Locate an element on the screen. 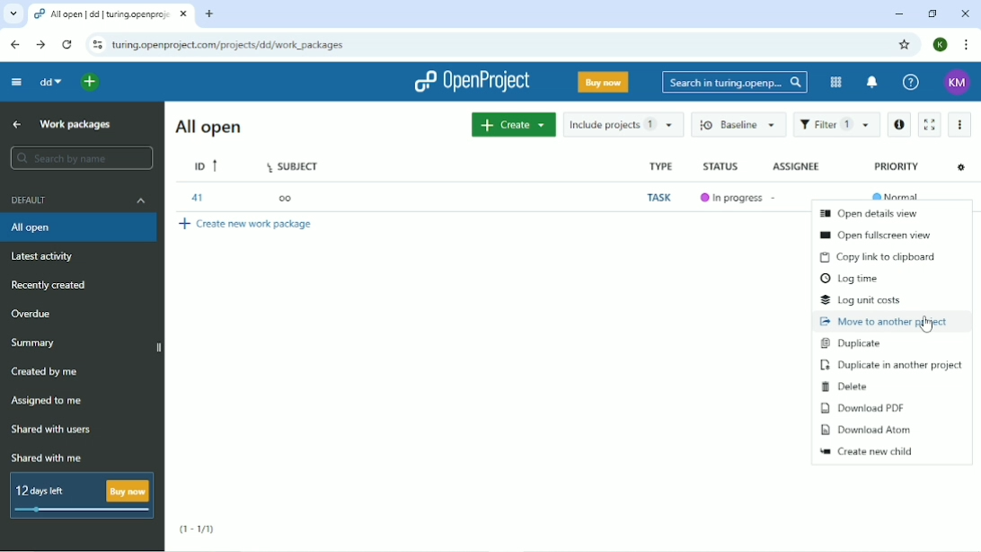 This screenshot has width=981, height=552. Status is located at coordinates (721, 166).